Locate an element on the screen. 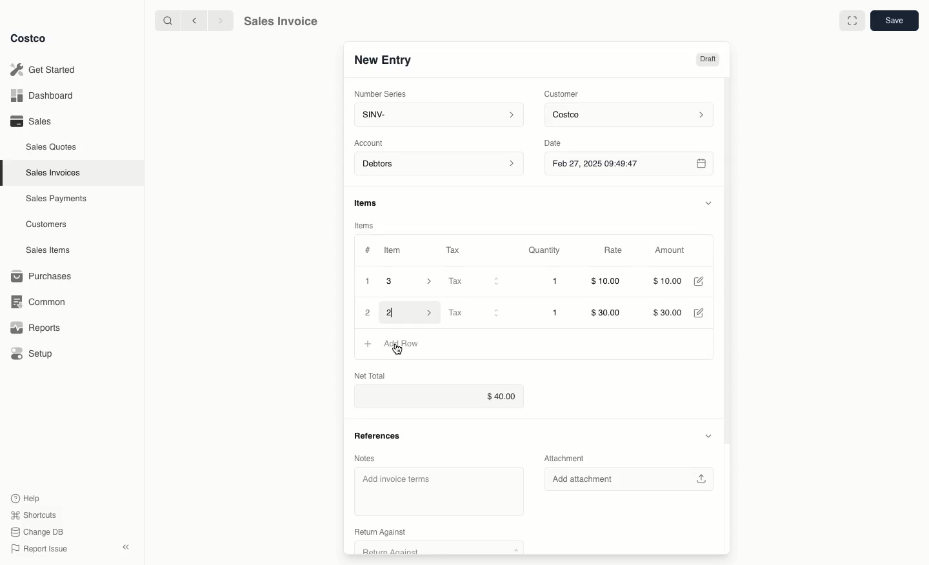 This screenshot has width=929, height=565. ‘Account is located at coordinates (371, 142).